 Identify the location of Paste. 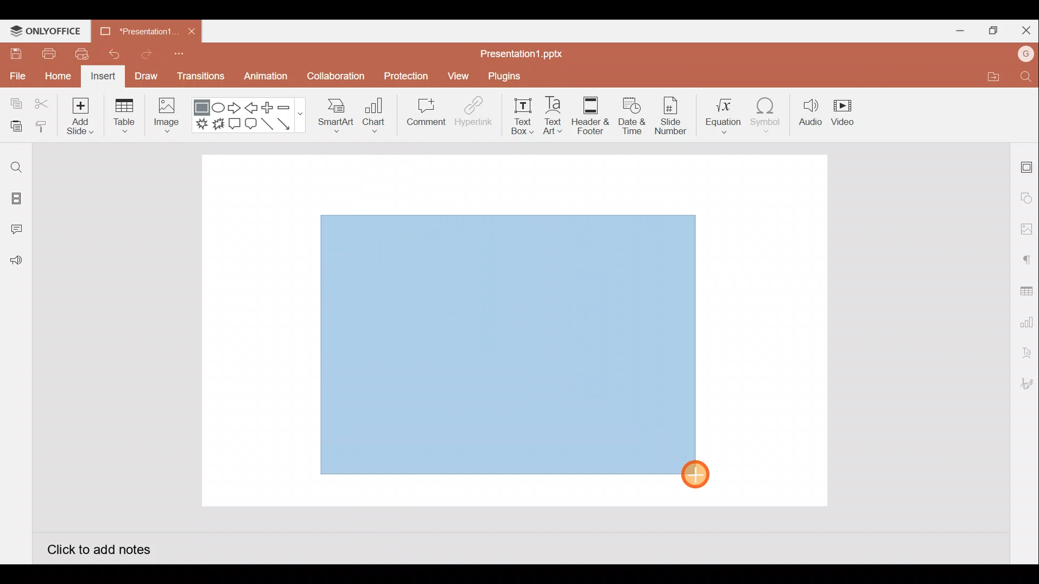
(14, 127).